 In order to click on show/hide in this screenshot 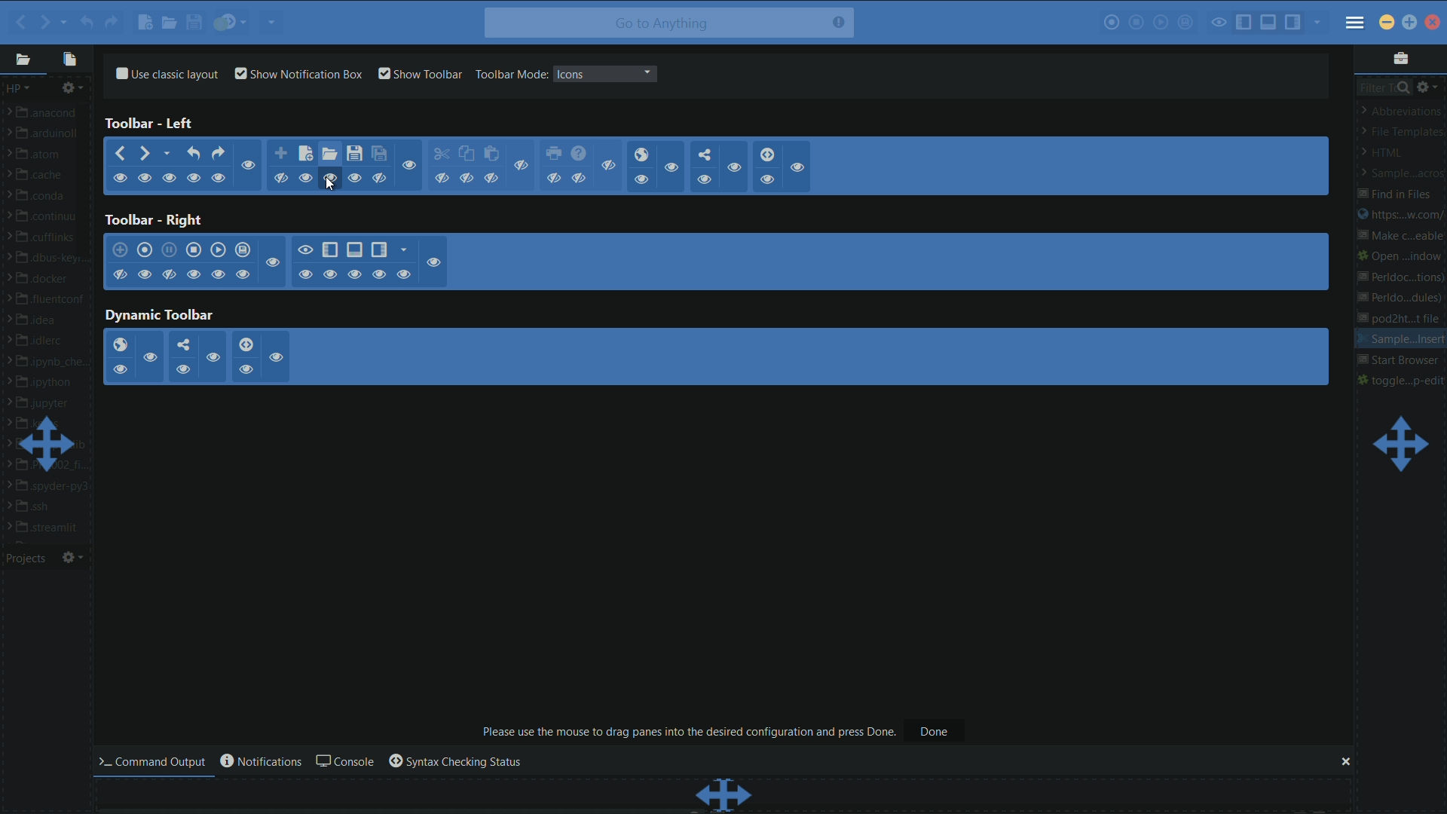, I will do `click(523, 166)`.